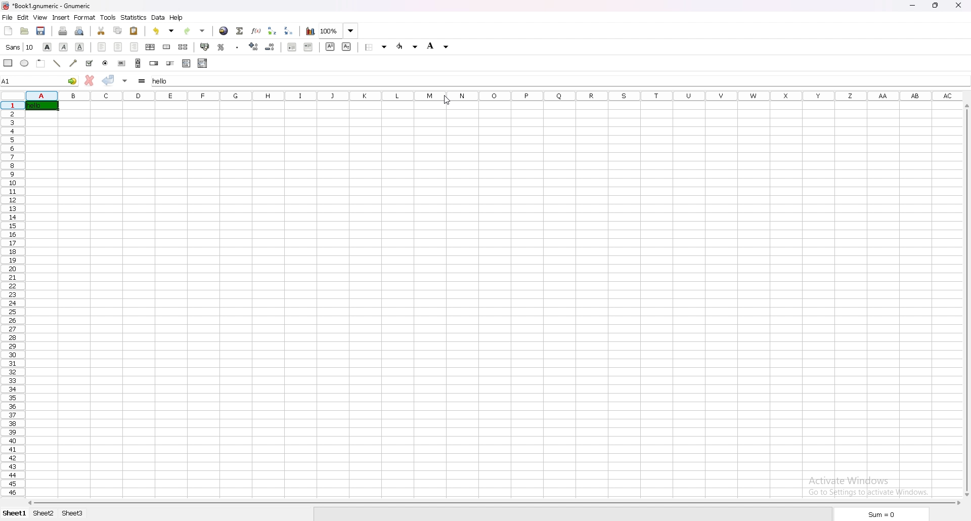 The image size is (971, 521). Describe the element at coordinates (205, 47) in the screenshot. I see `accounting` at that location.